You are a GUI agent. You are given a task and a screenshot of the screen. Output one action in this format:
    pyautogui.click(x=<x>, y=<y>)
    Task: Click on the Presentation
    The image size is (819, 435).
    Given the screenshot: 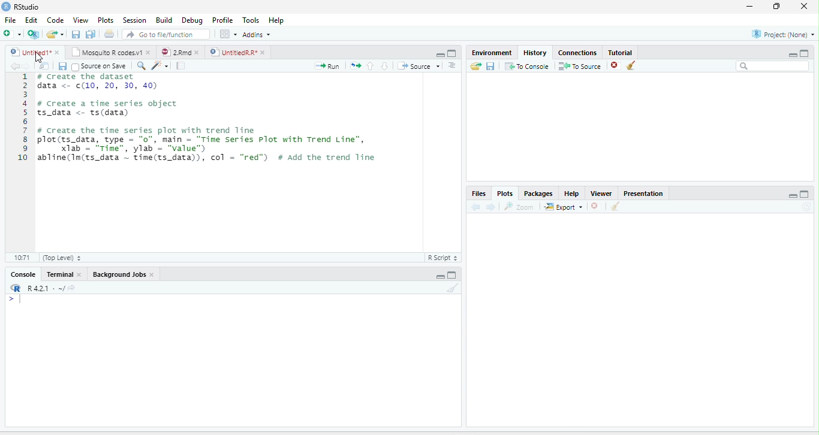 What is the action you would take?
    pyautogui.click(x=643, y=192)
    